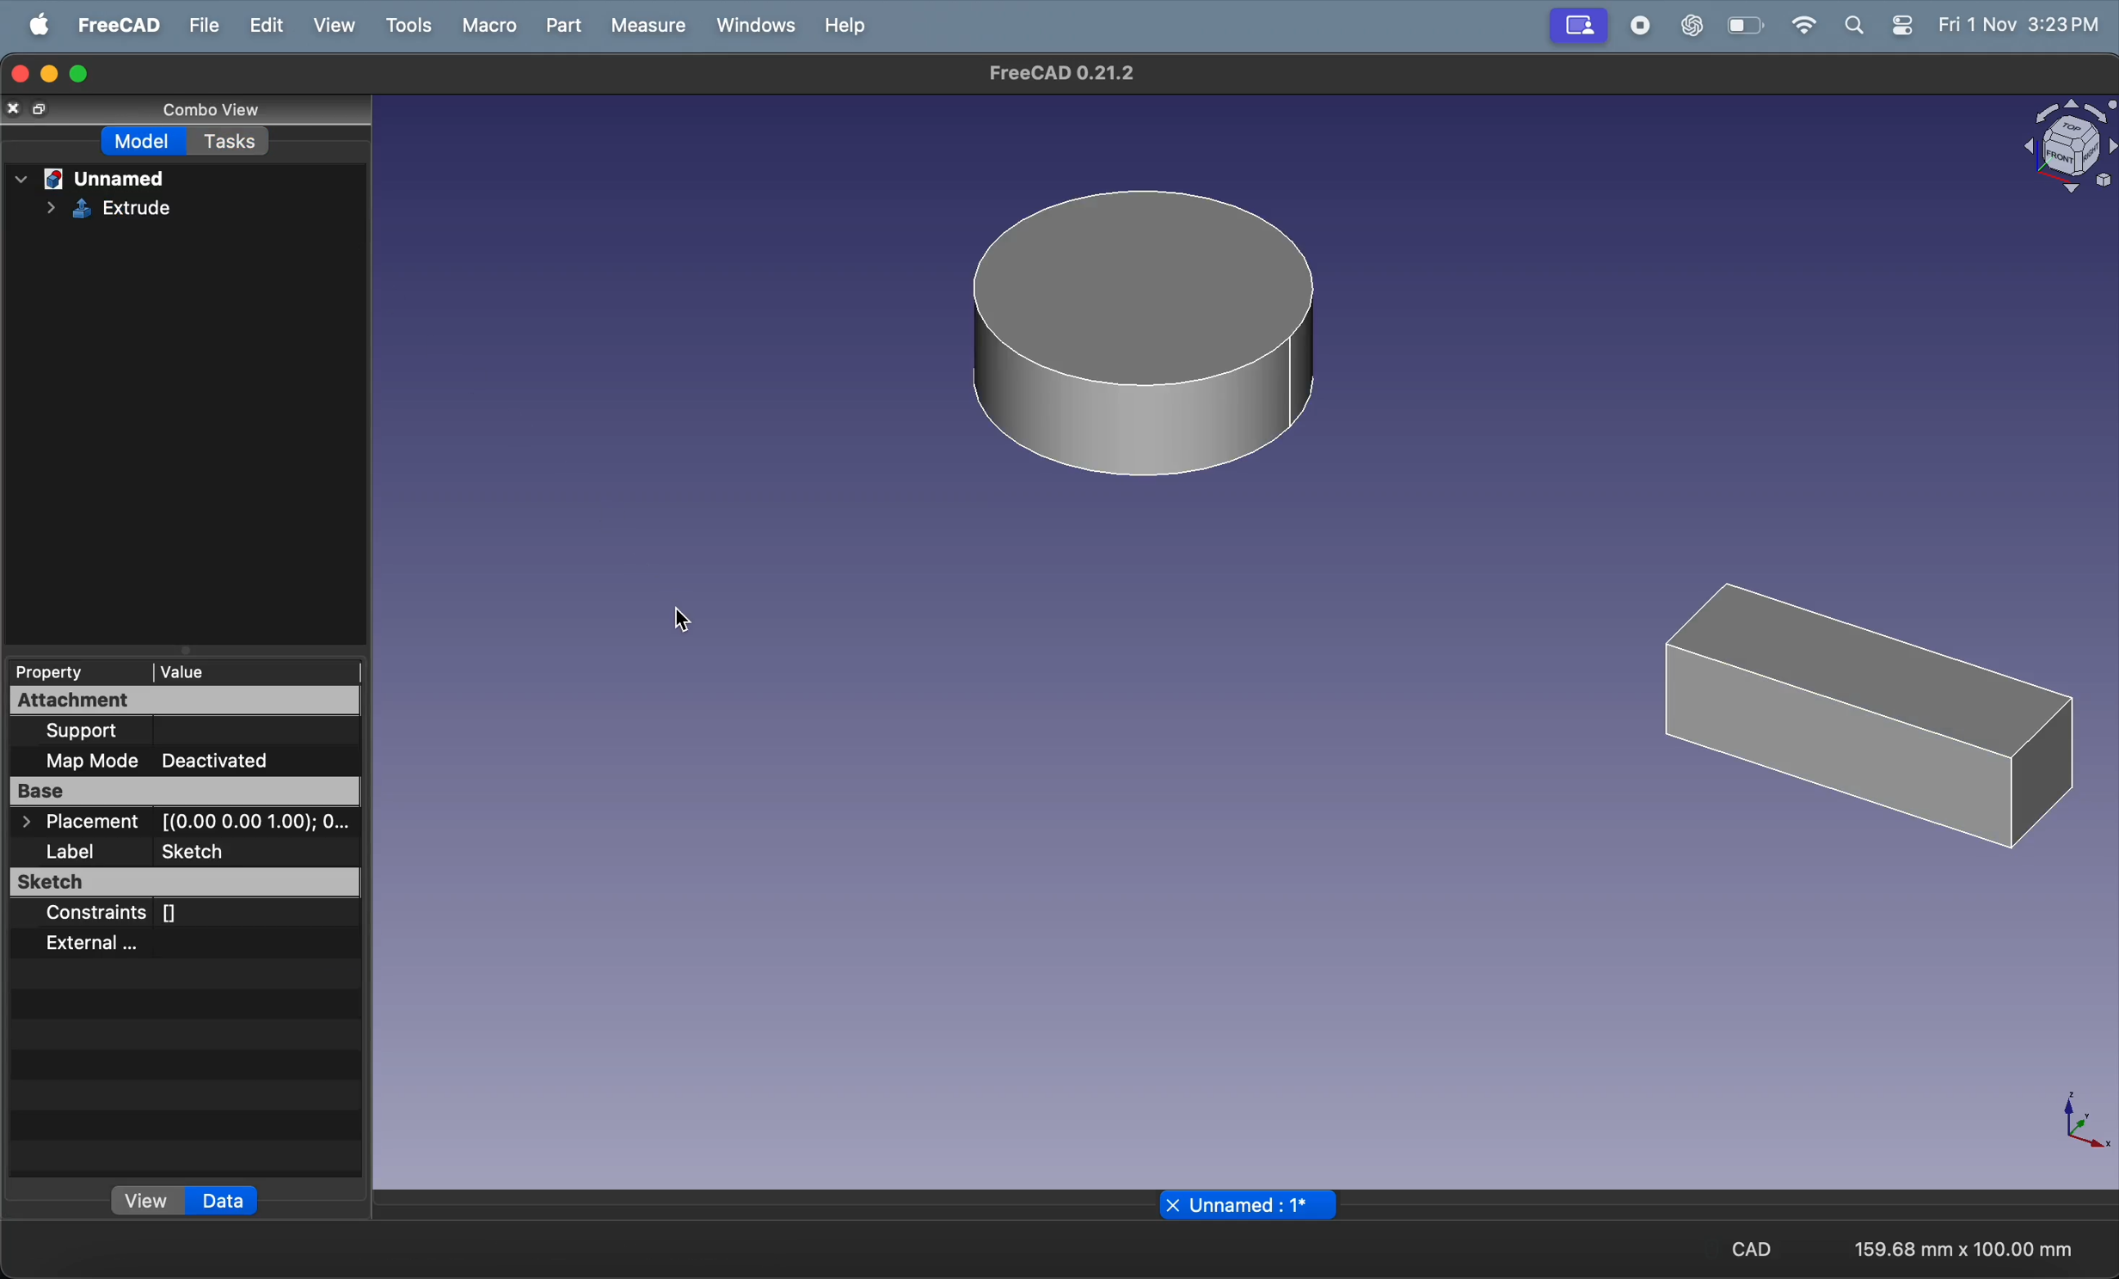 The image size is (2119, 1279). What do you see at coordinates (132, 209) in the screenshot?
I see `extrude` at bounding box center [132, 209].